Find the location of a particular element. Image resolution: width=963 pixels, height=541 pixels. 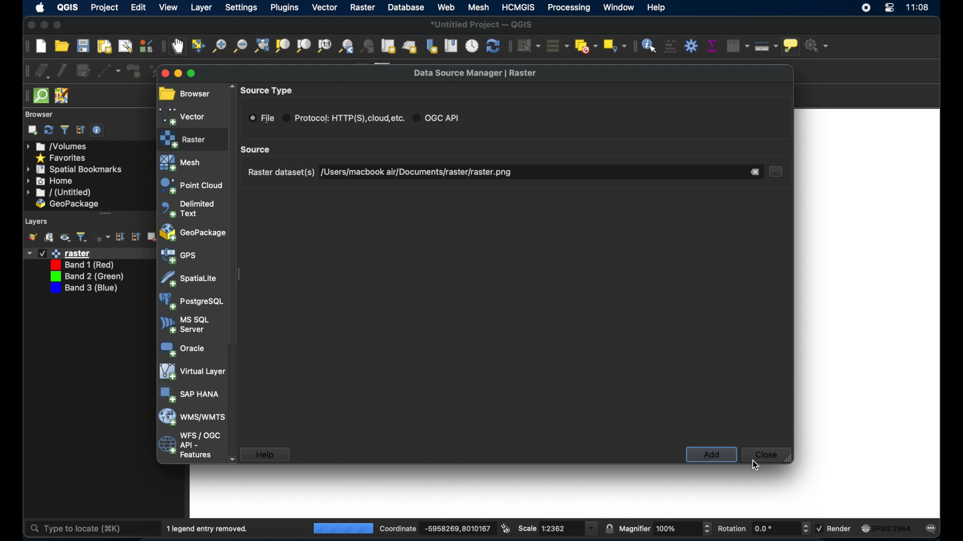

scroll up arrow is located at coordinates (232, 86).